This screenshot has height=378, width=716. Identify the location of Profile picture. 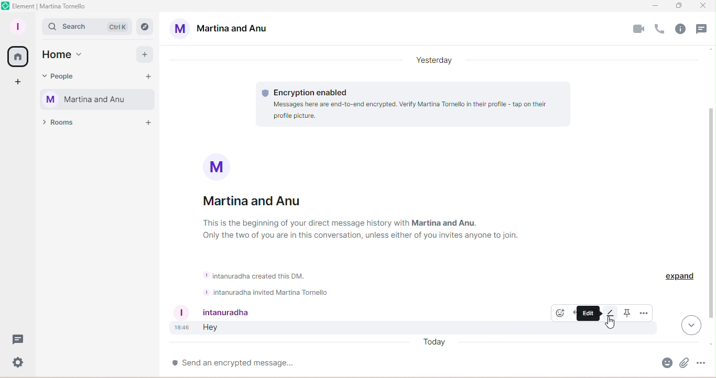
(219, 166).